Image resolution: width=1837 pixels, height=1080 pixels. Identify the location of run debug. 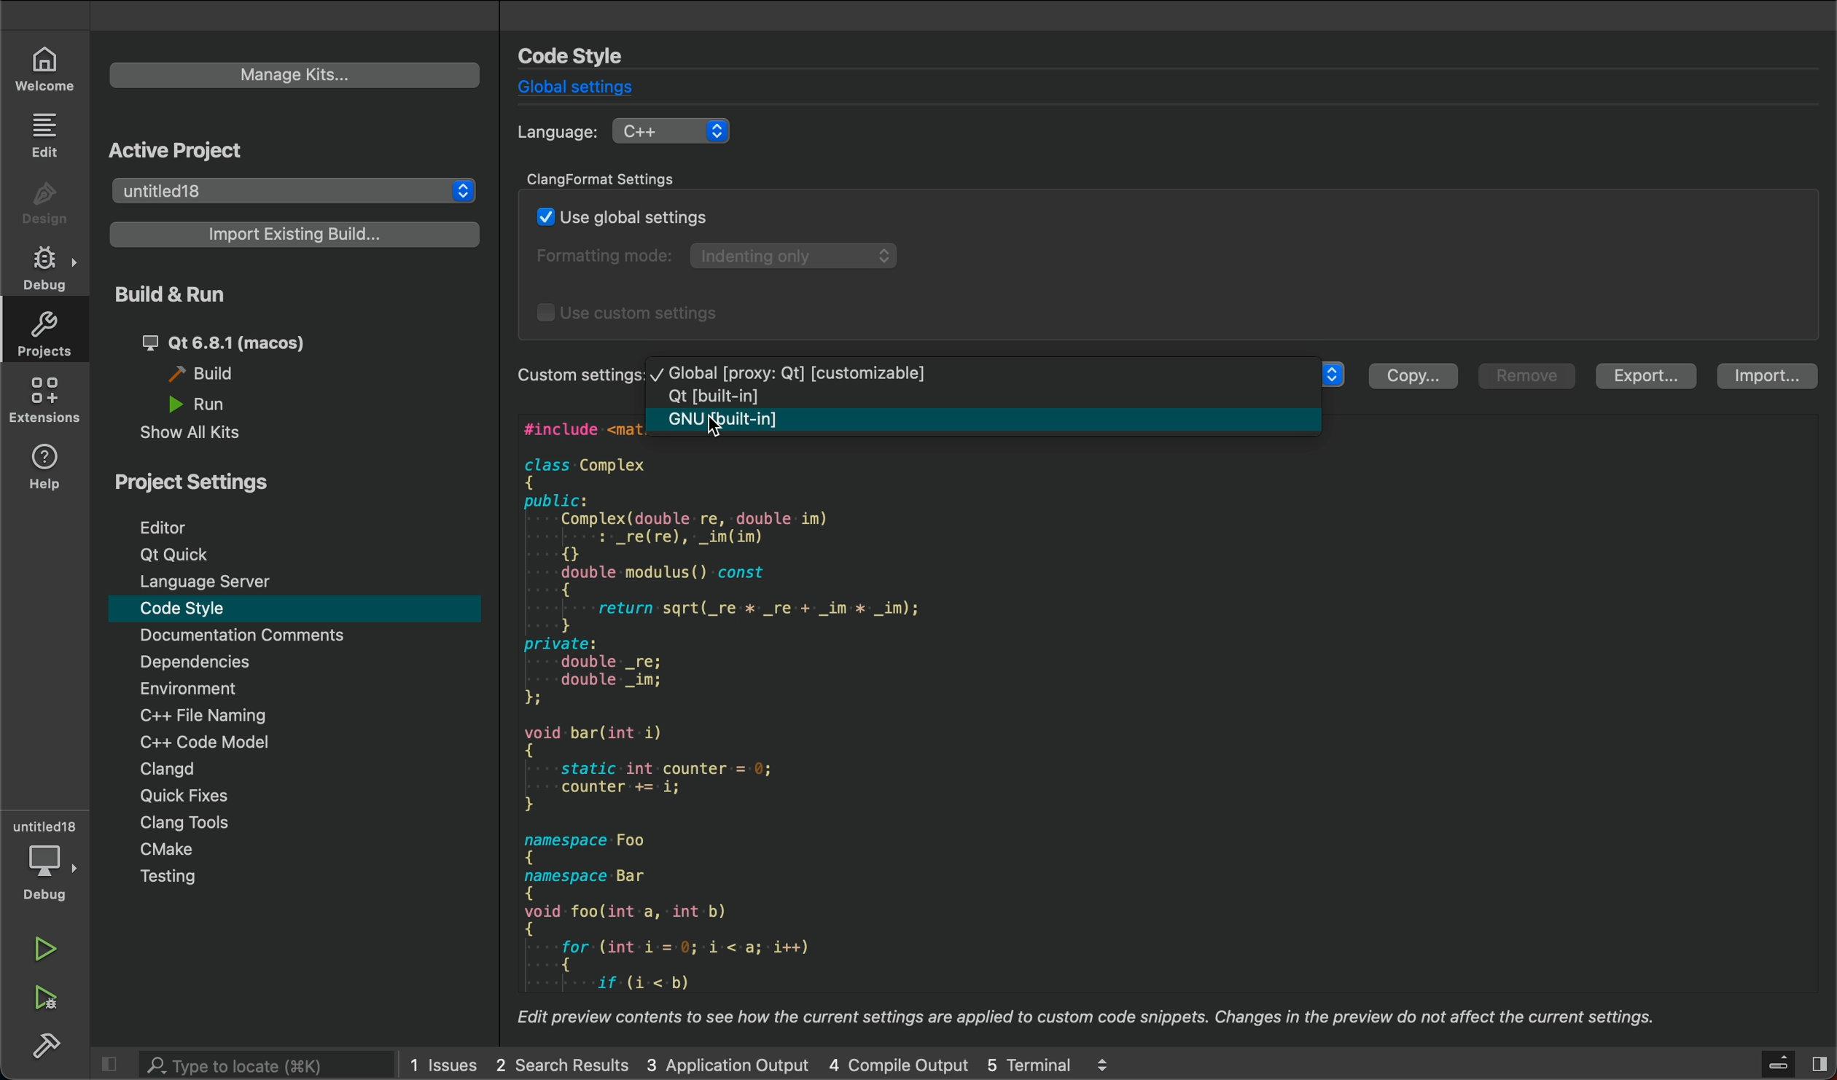
(47, 999).